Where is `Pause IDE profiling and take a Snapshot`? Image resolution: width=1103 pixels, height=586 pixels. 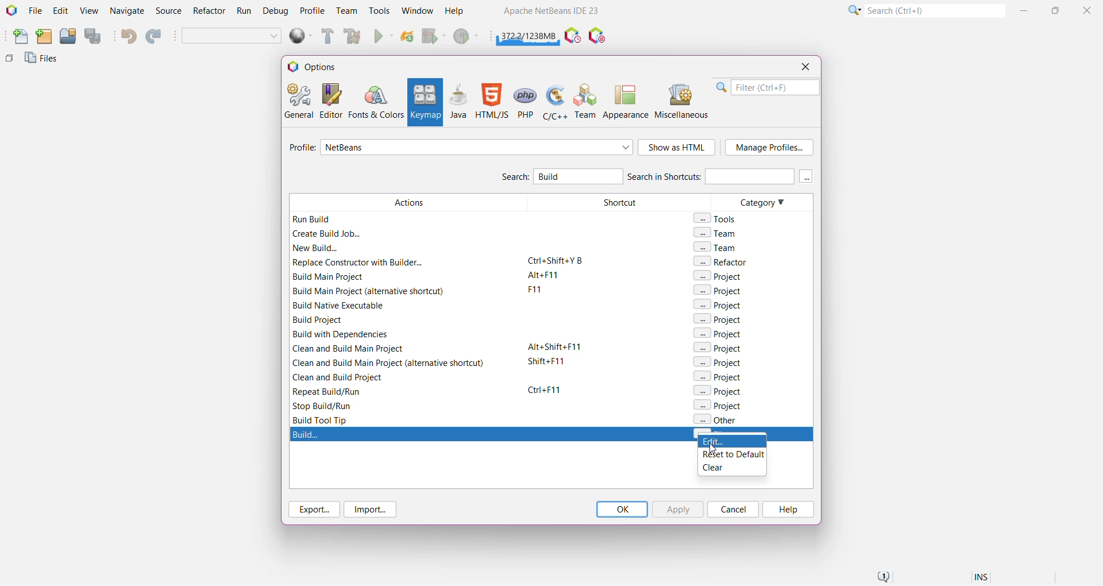
Pause IDE profiling and take a Snapshot is located at coordinates (573, 36).